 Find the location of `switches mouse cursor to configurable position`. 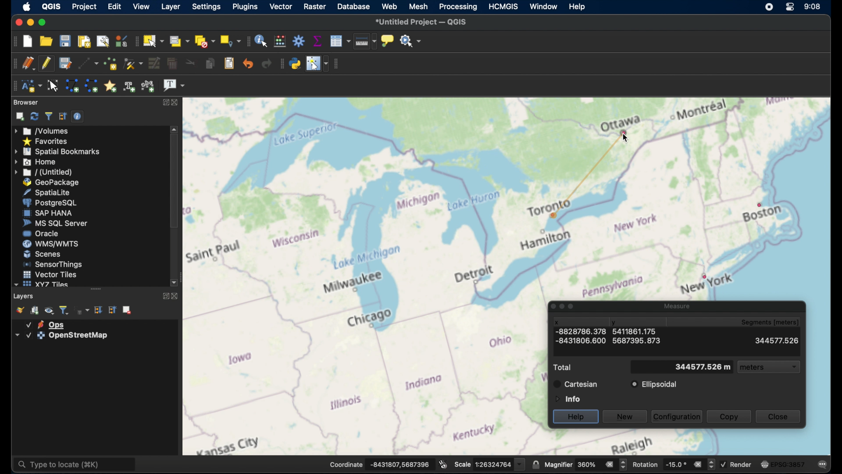

switches mouse cursor to configurable position is located at coordinates (318, 64).